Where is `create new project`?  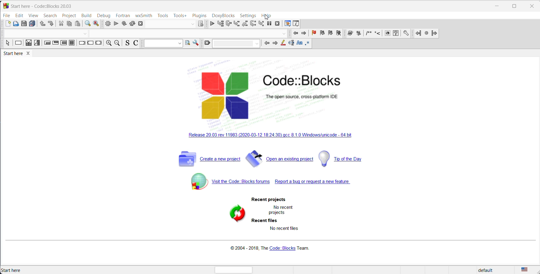
create new project is located at coordinates (207, 161).